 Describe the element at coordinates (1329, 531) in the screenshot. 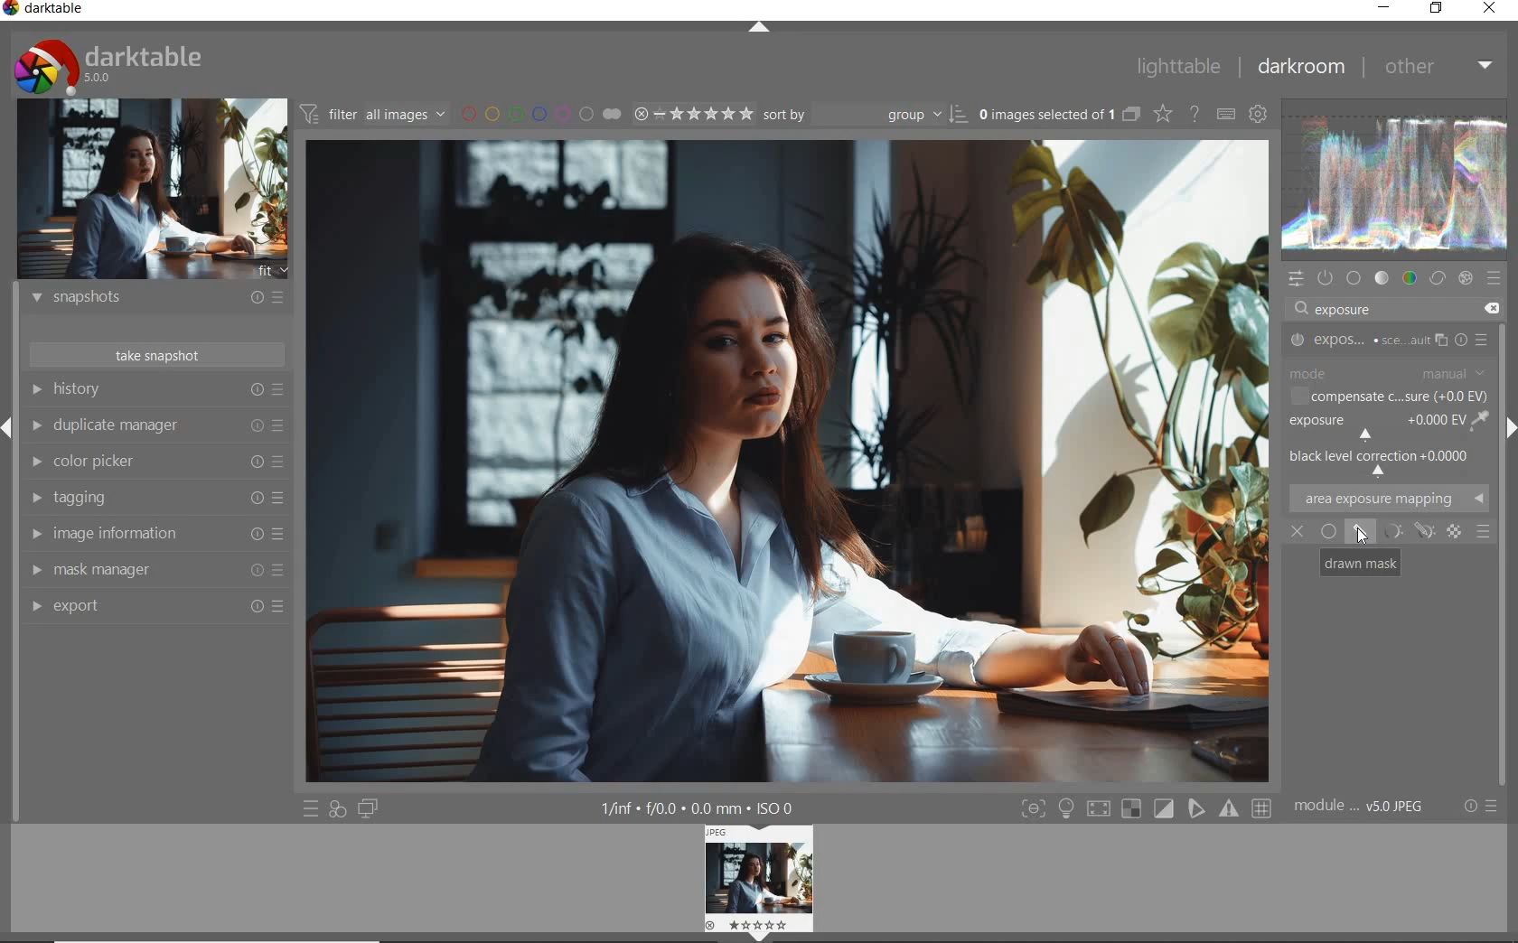

I see `UNIFORMLY` at that location.